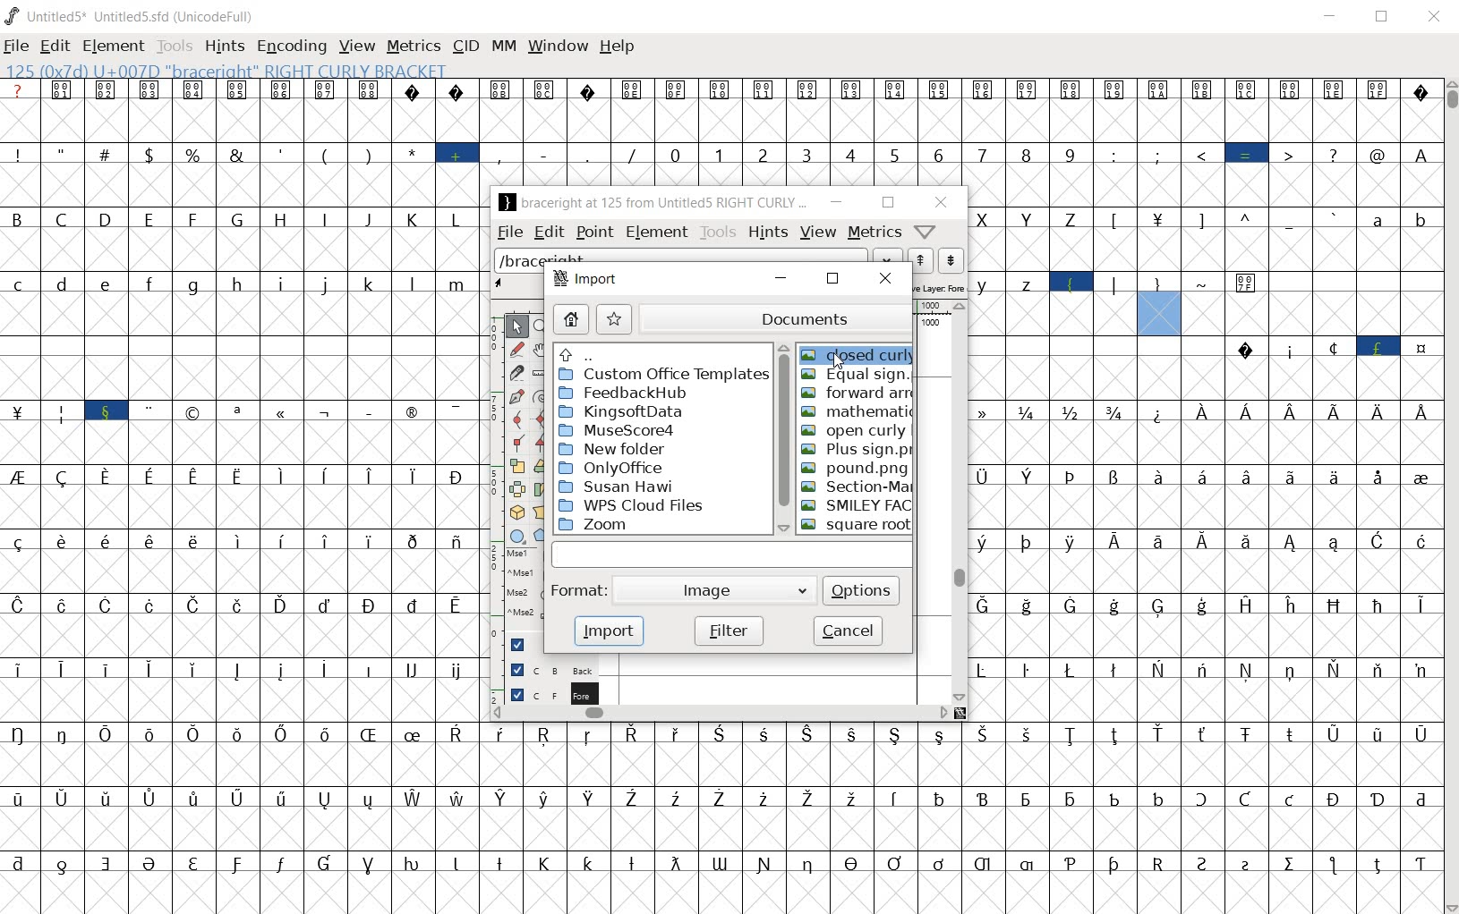 Image resolution: width=1459 pixels, height=914 pixels. I want to click on add a curve point always either horizontal or vertical, so click(541, 419).